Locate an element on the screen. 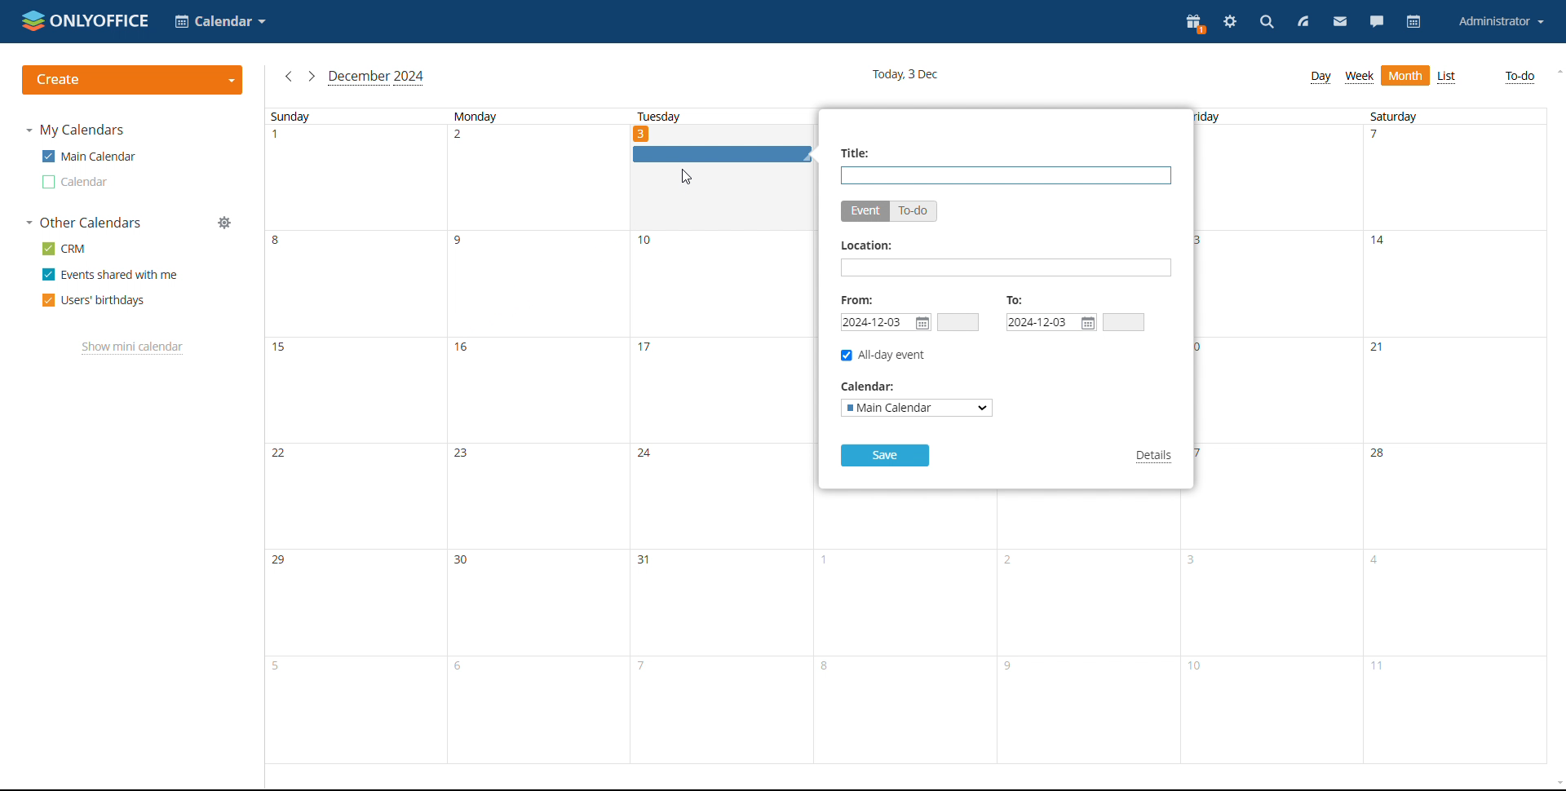 This screenshot has height=791, width=1566. logo is located at coordinates (86, 20).